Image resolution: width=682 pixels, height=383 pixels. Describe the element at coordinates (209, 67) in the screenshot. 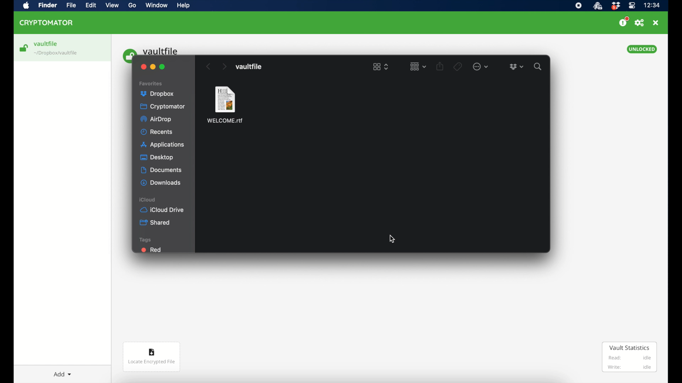

I see `previous` at that location.